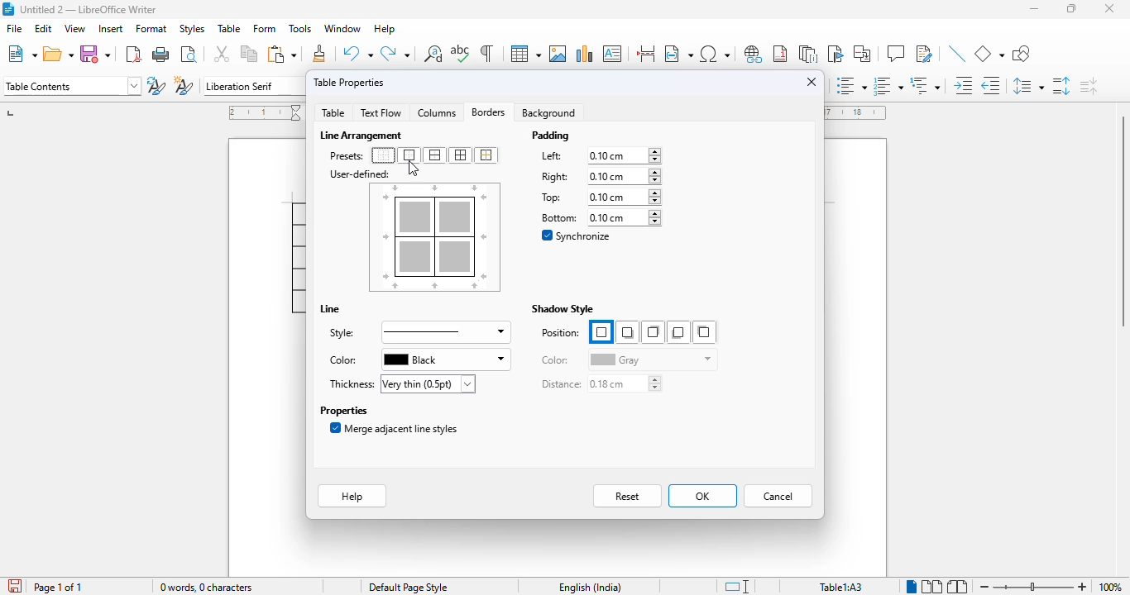  Describe the element at coordinates (862, 53) in the screenshot. I see `insert cross-reference` at that location.